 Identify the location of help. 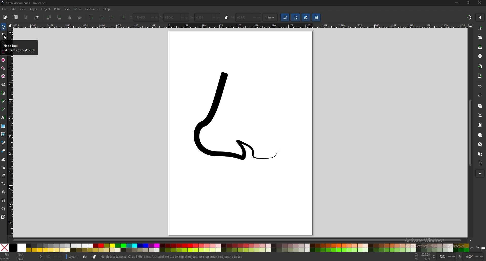
(107, 9).